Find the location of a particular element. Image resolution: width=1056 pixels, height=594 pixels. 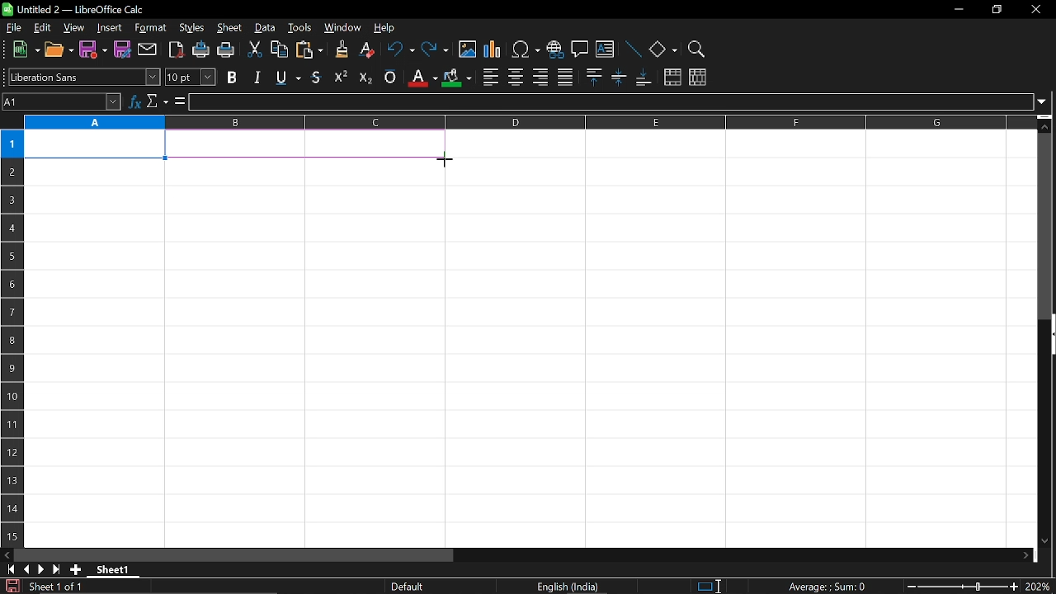

Default is located at coordinates (410, 587).